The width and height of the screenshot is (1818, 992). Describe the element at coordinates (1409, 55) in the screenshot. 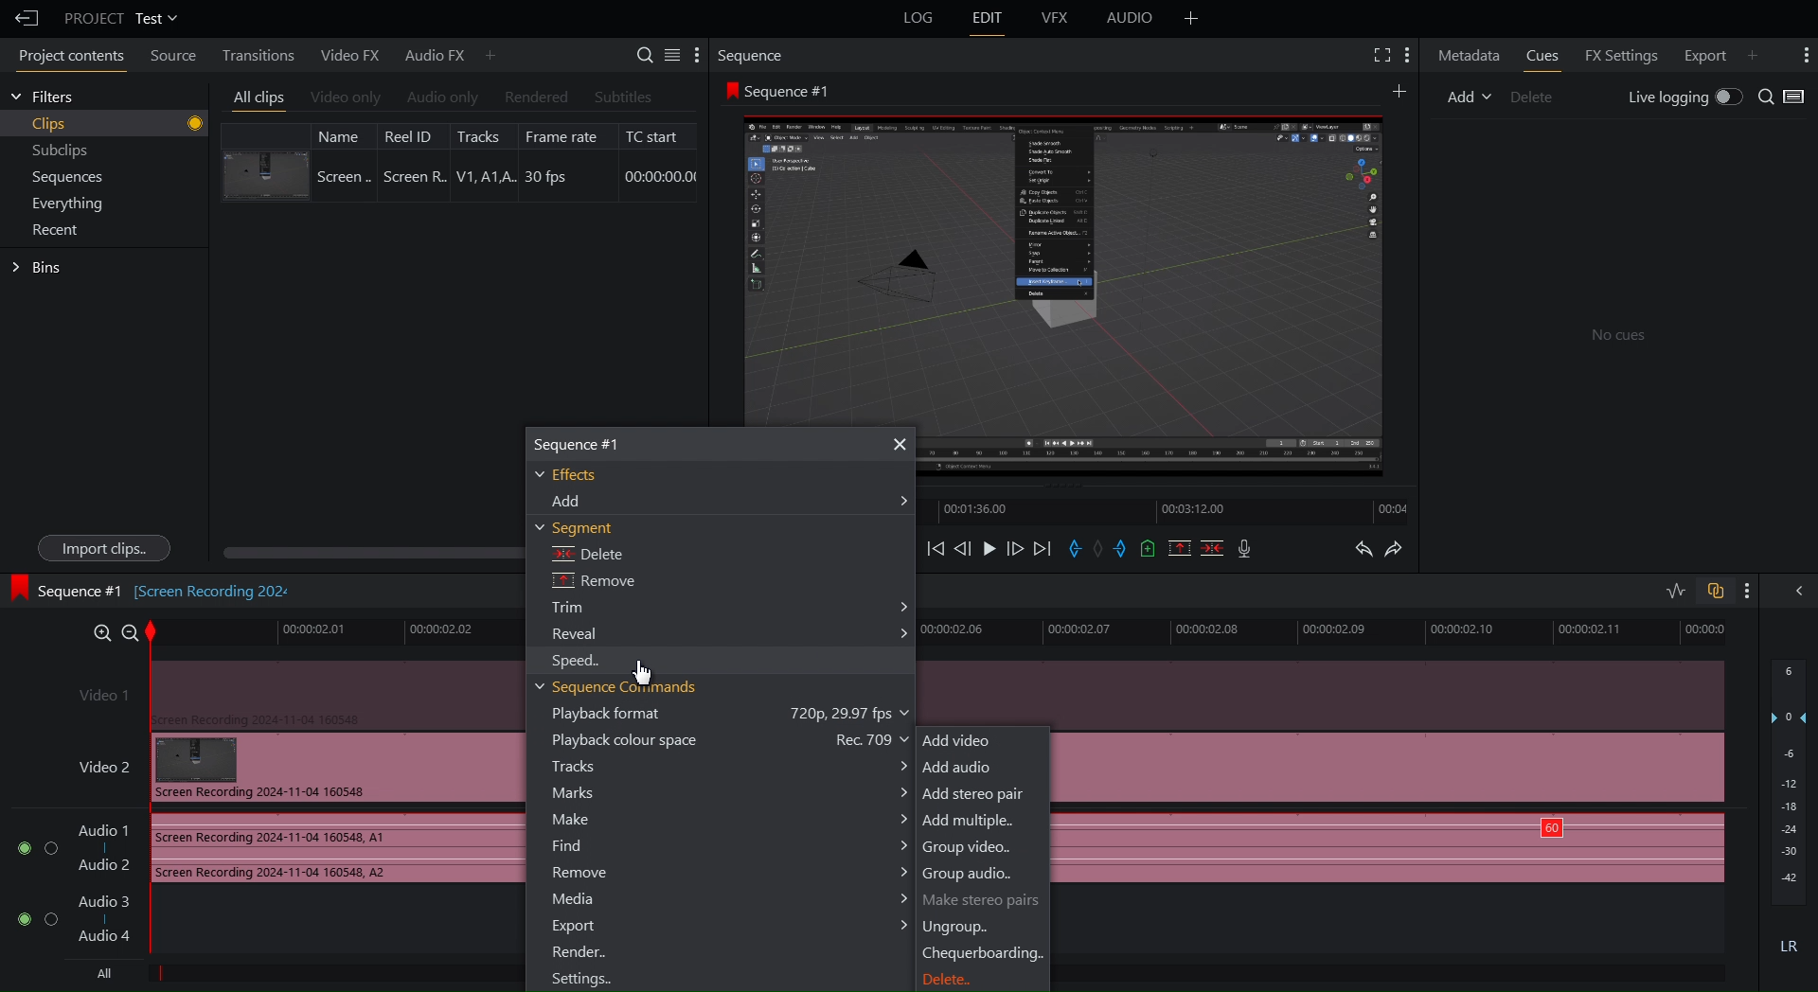

I see `More` at that location.